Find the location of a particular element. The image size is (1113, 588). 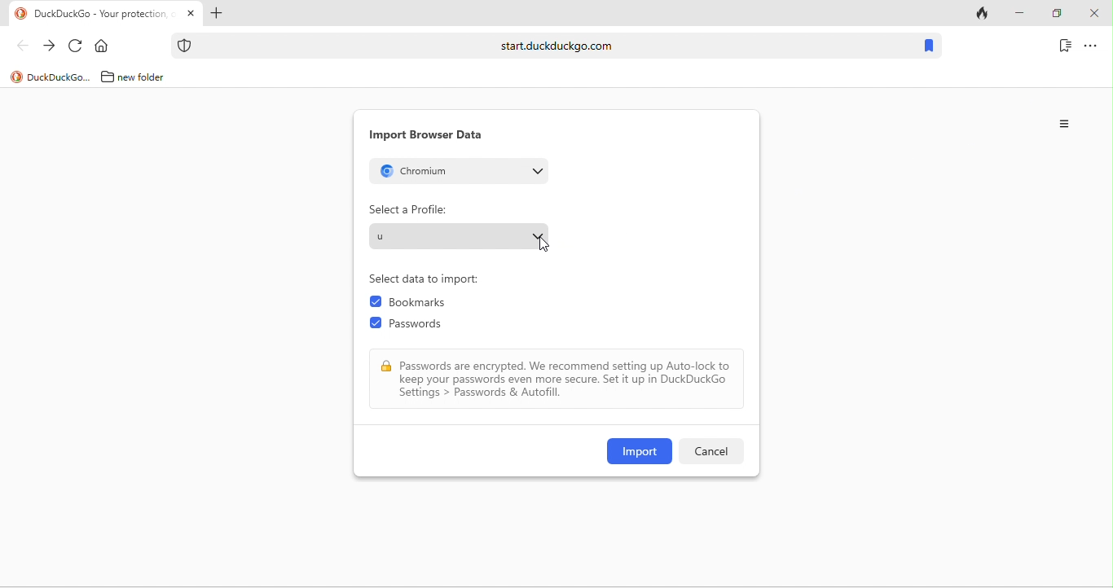

new folder is located at coordinates (147, 77).